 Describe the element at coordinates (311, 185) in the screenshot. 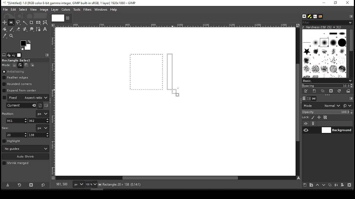

I see `new layer group  ` at that location.